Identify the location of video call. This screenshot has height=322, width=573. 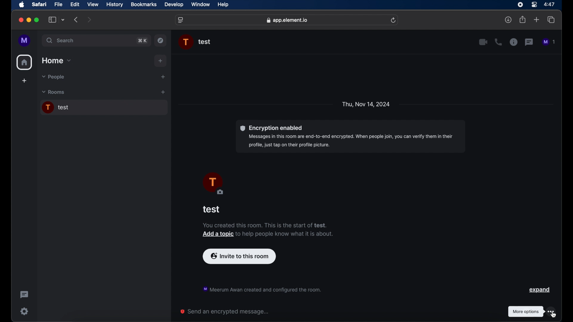
(483, 42).